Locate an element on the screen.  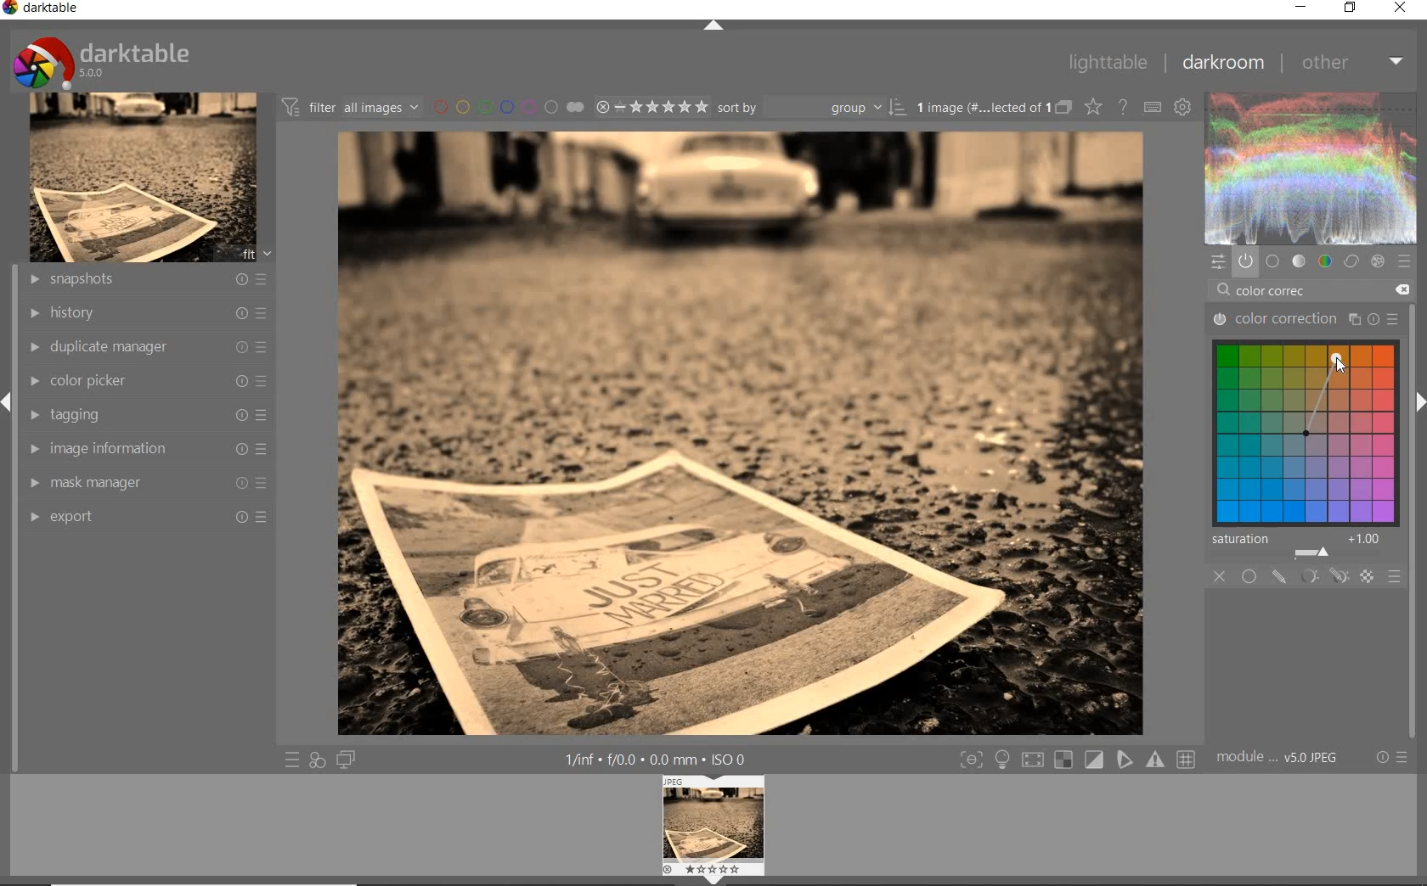
wave form is located at coordinates (1311, 171).